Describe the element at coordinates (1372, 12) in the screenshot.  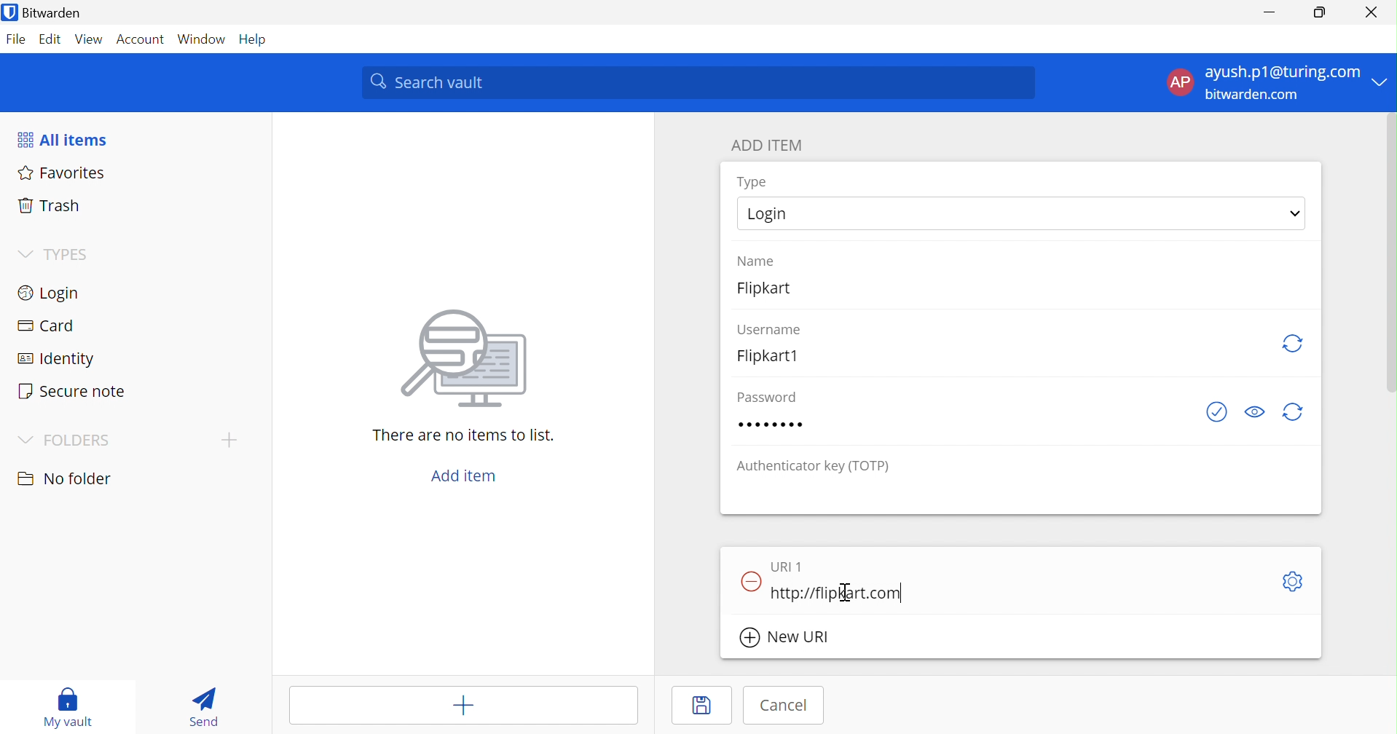
I see `Close` at that location.